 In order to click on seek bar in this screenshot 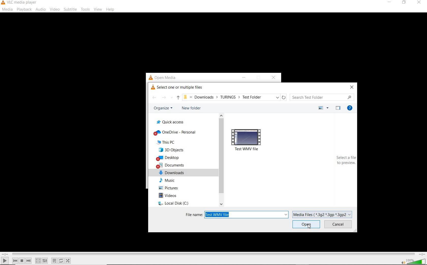, I will do `click(213, 254)`.